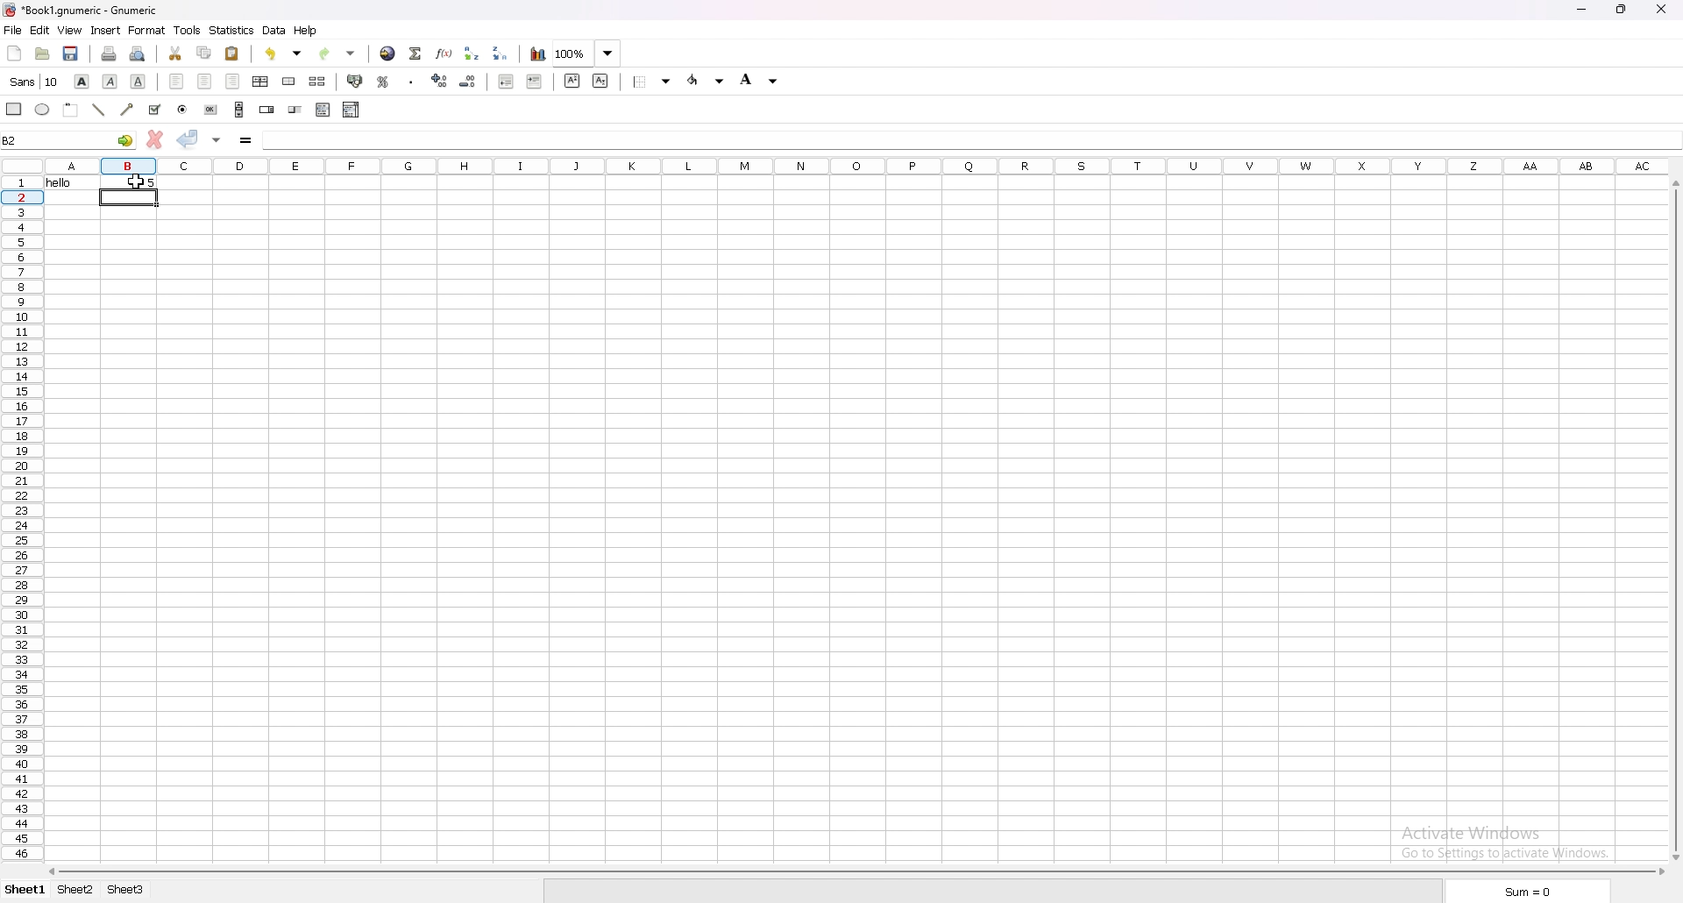  I want to click on italic, so click(110, 82).